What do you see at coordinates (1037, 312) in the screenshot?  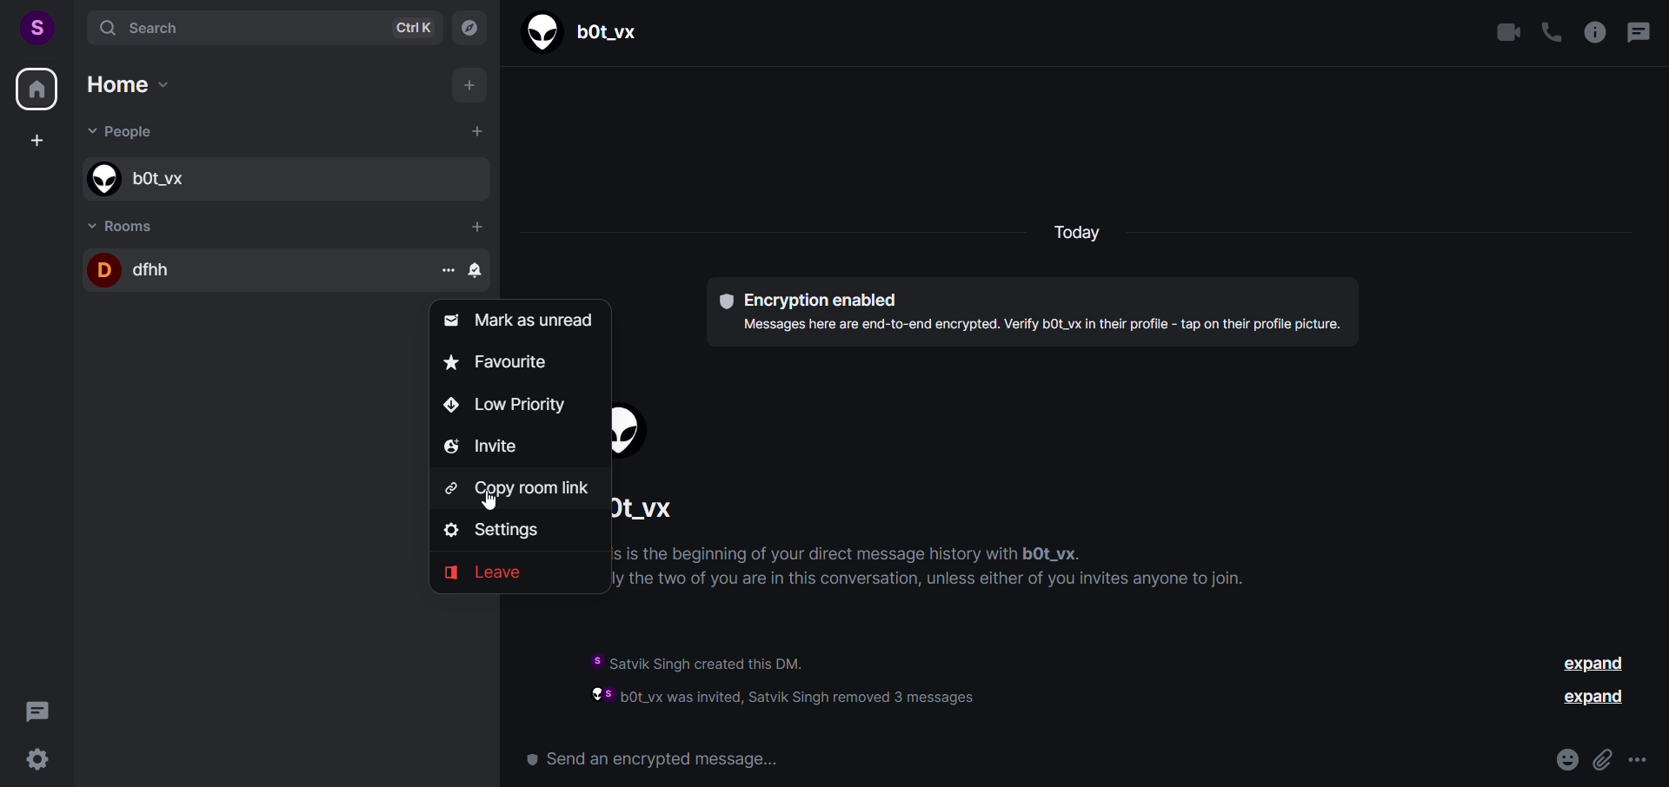 I see `text` at bounding box center [1037, 312].